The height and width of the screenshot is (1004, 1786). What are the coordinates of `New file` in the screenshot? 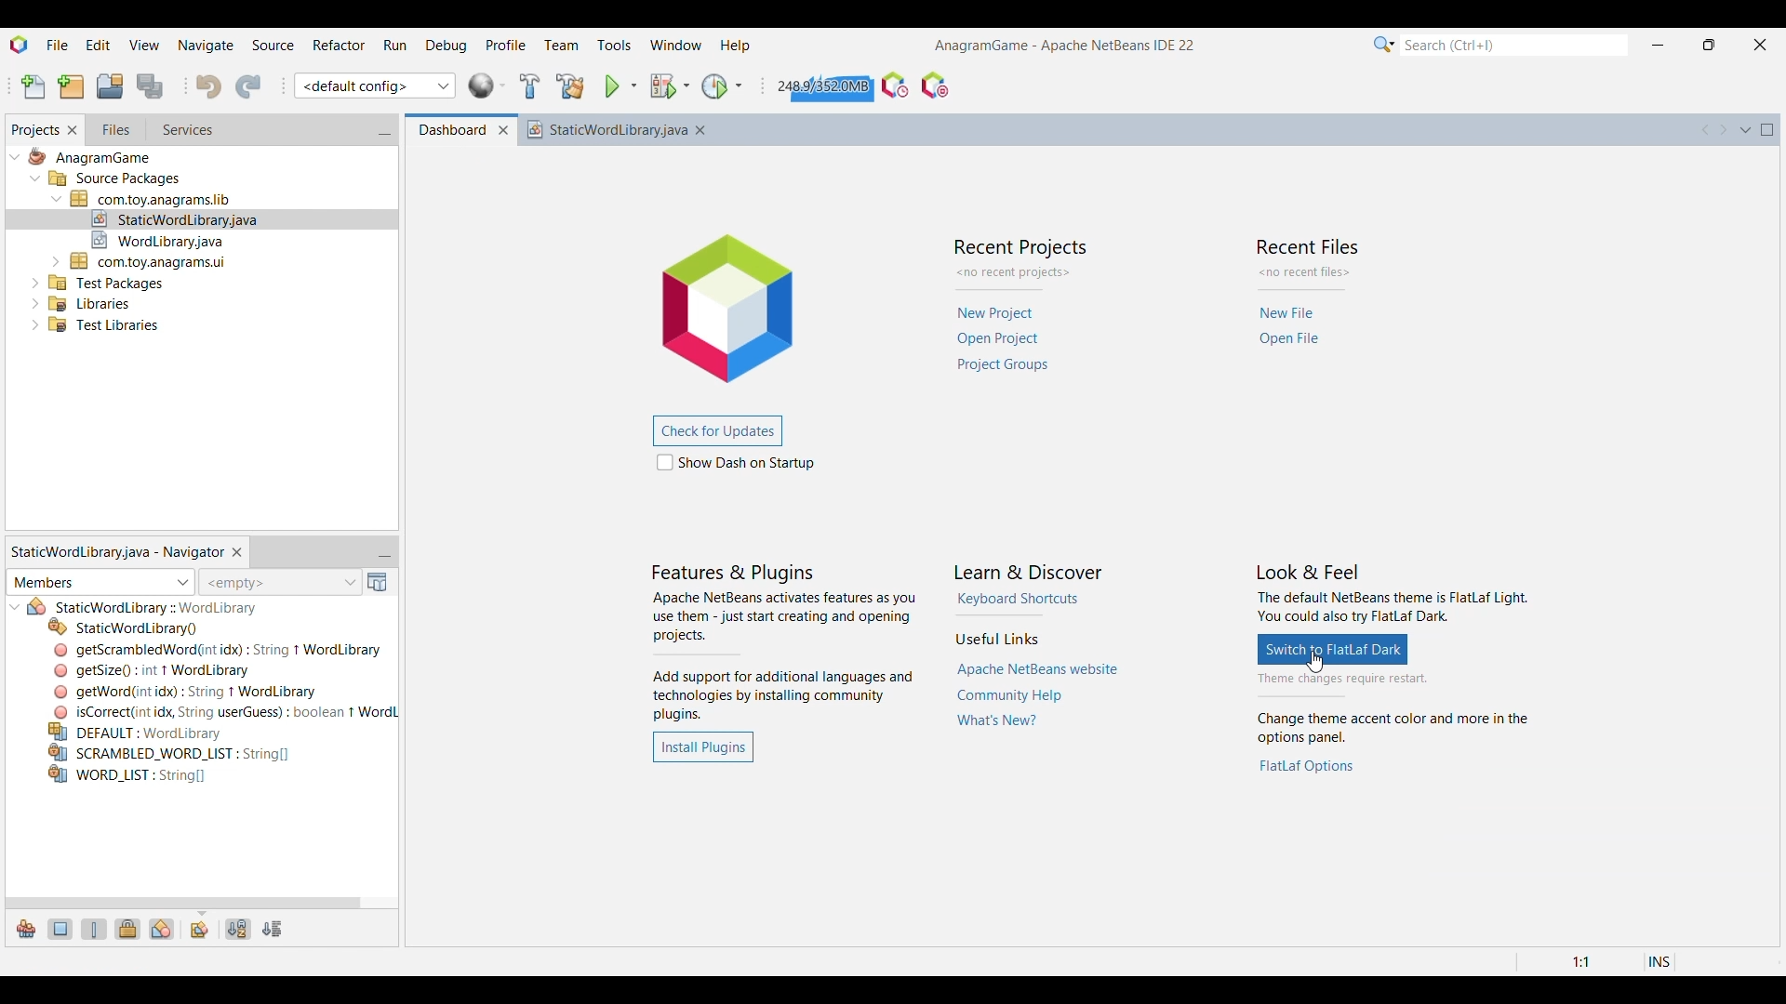 It's located at (33, 87).